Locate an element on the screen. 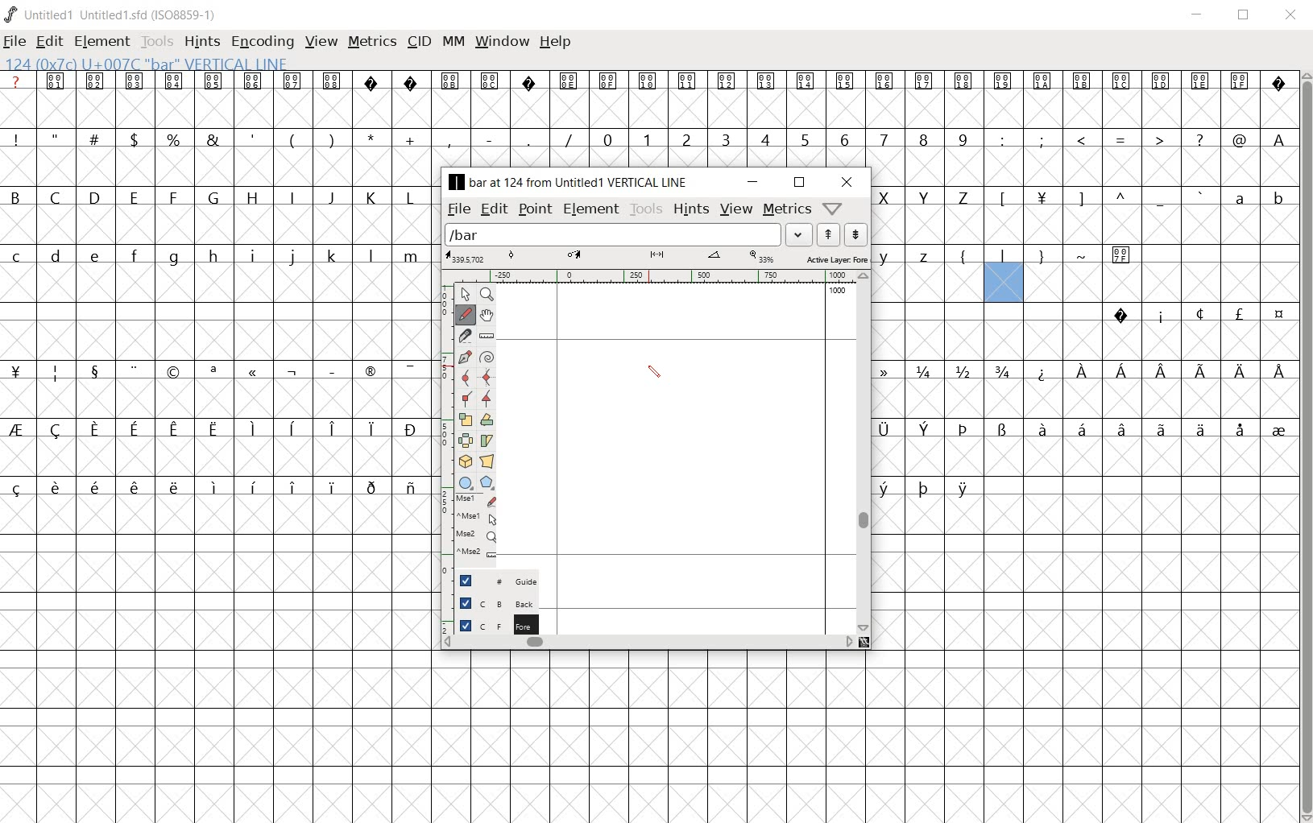  view is located at coordinates (736, 208).